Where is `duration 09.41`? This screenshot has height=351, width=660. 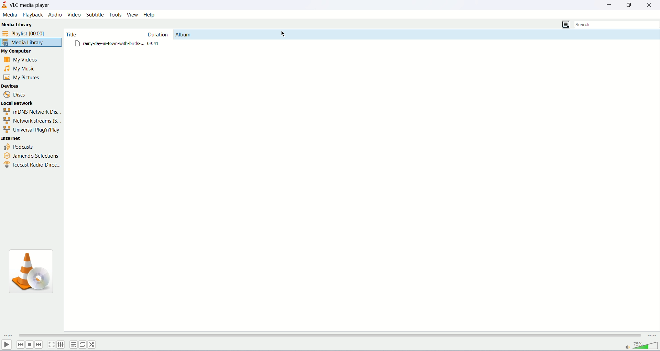 duration 09.41 is located at coordinates (158, 44).